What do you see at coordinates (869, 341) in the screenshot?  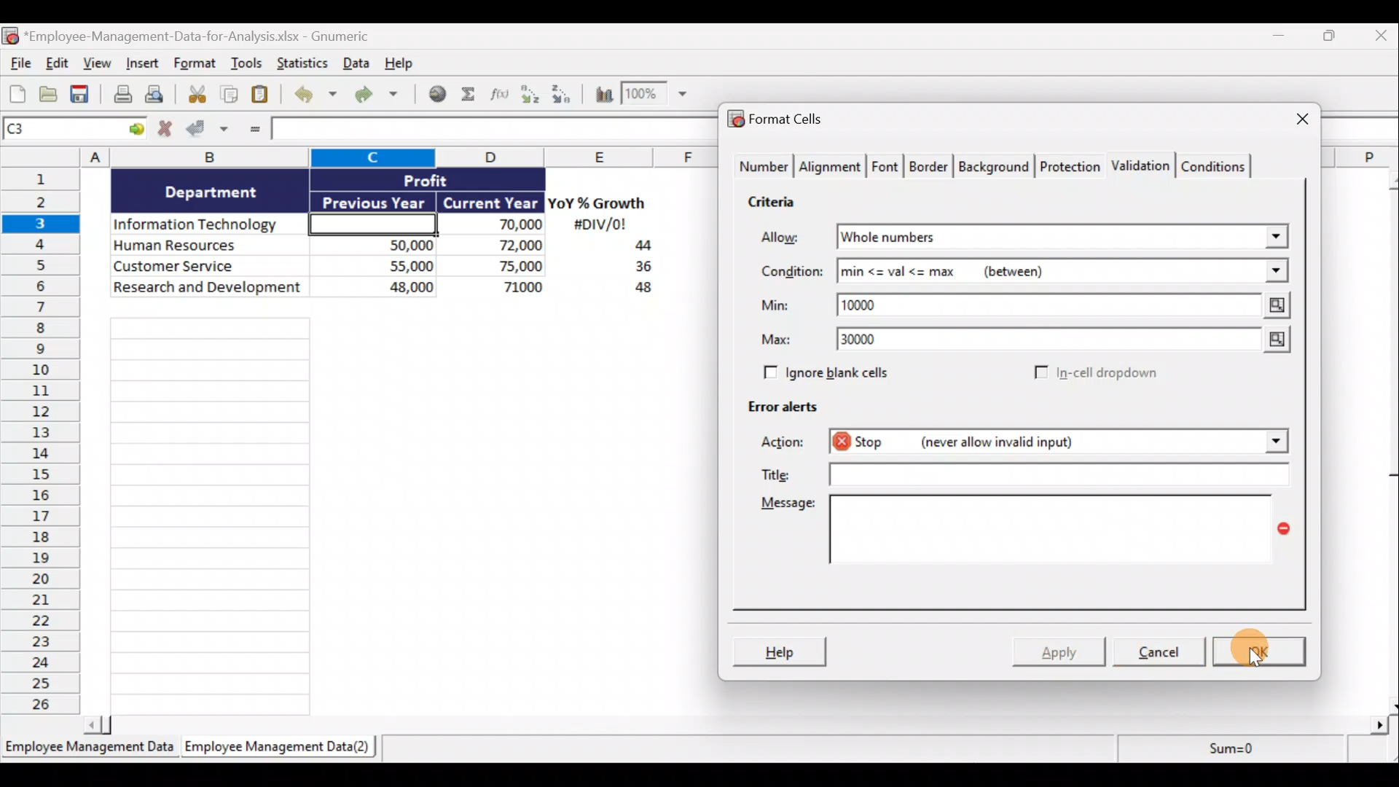 I see `30000` at bounding box center [869, 341].